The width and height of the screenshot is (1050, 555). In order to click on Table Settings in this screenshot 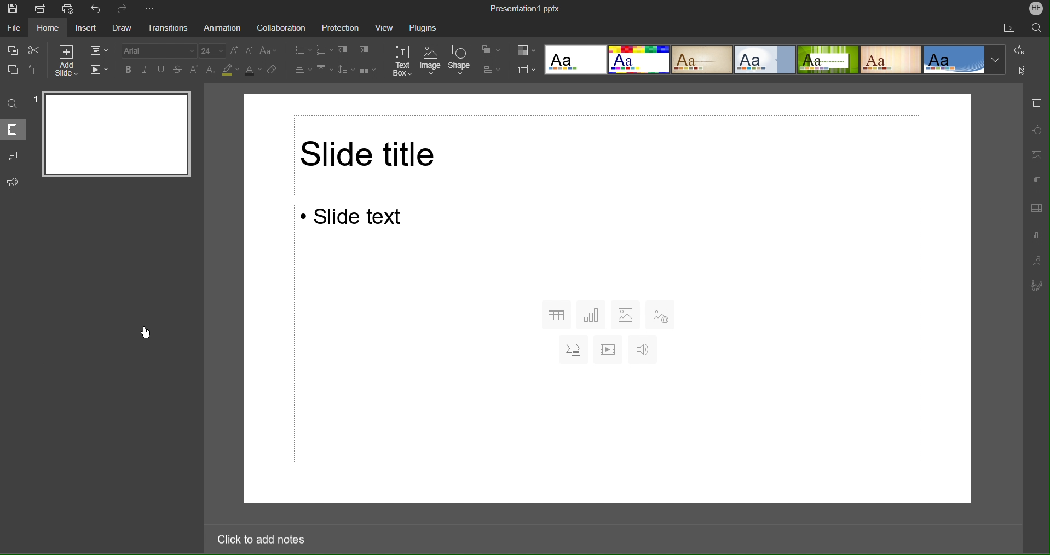, I will do `click(1036, 207)`.